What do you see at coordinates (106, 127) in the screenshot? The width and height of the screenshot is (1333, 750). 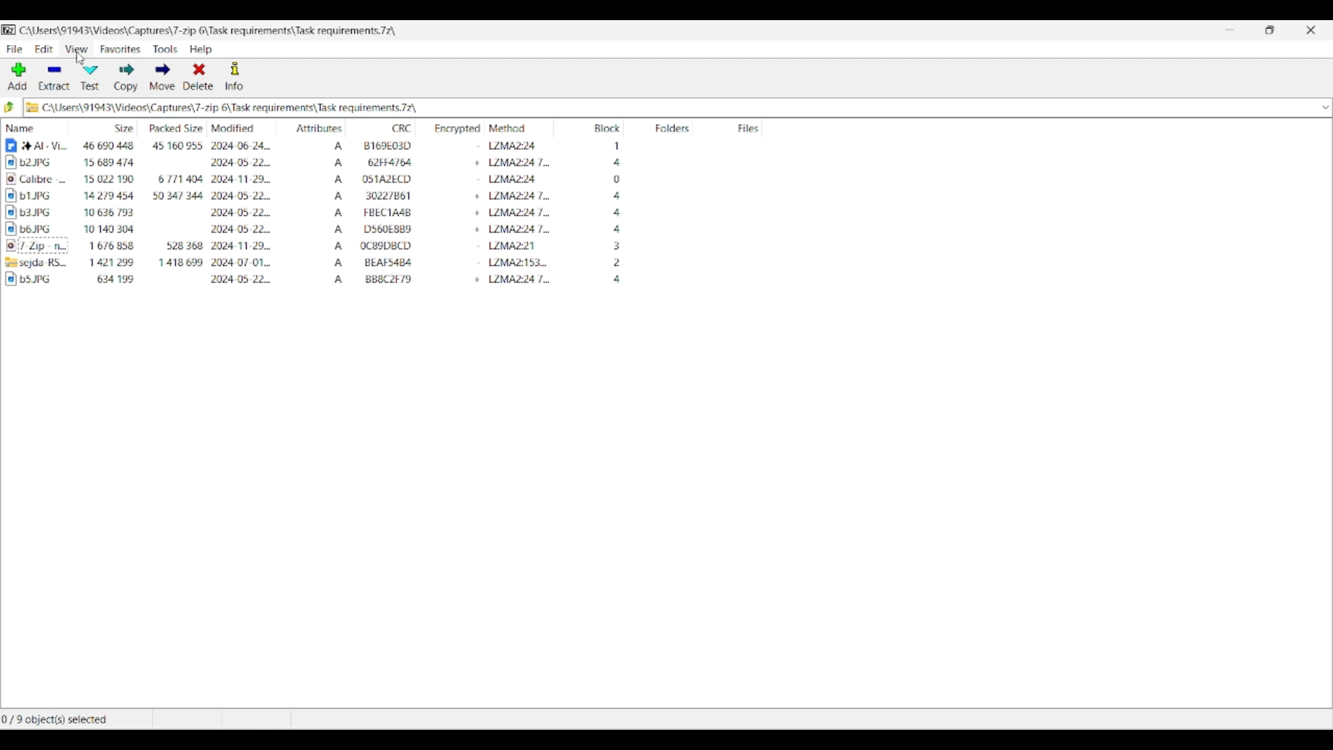 I see `Size column` at bounding box center [106, 127].